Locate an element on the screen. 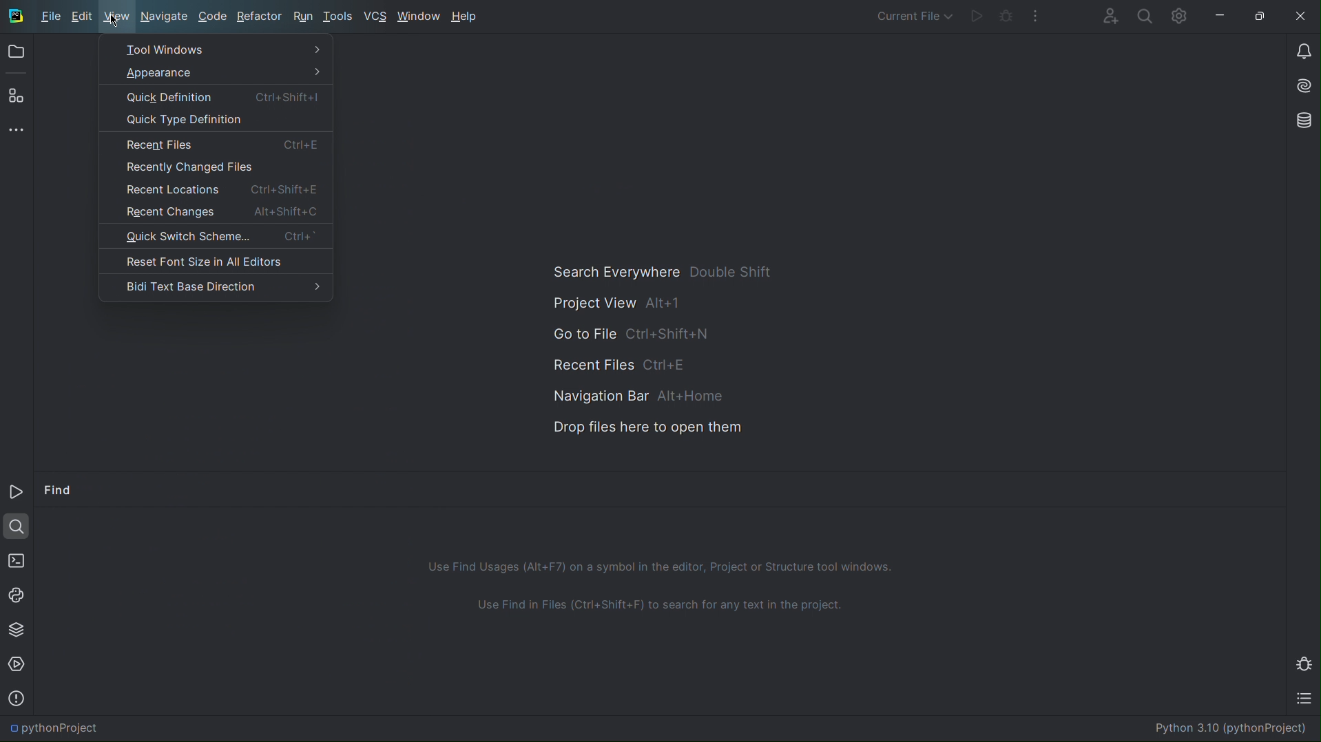 The image size is (1321, 742). Close is located at coordinates (1301, 17).